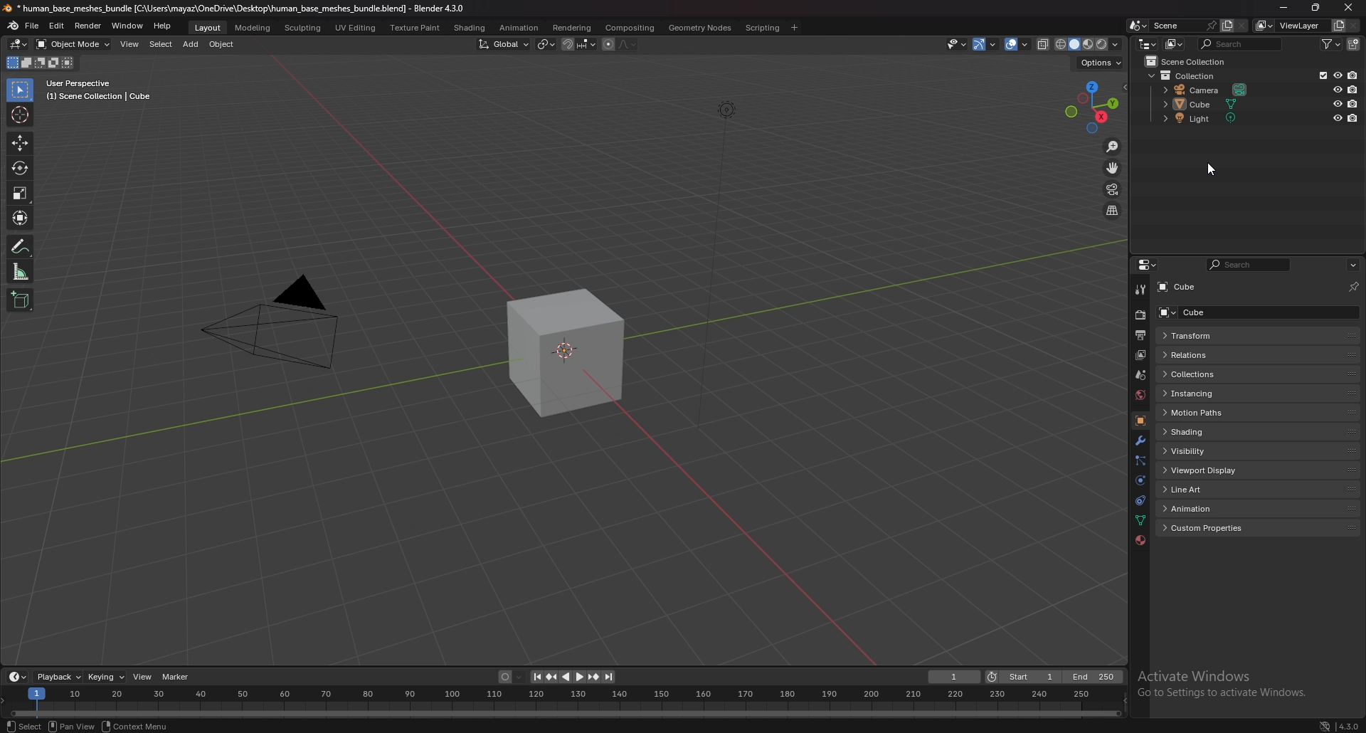 Image resolution: width=1366 pixels, height=733 pixels. Describe the element at coordinates (1332, 44) in the screenshot. I see `filter` at that location.